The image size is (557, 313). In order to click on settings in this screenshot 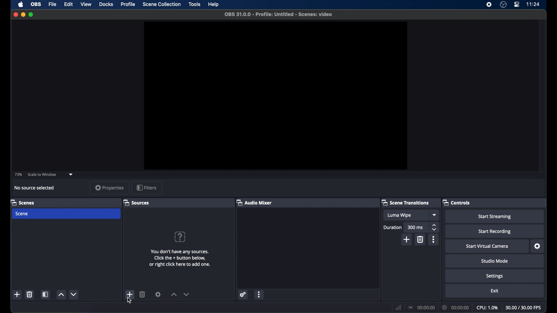, I will do `click(495, 276)`.